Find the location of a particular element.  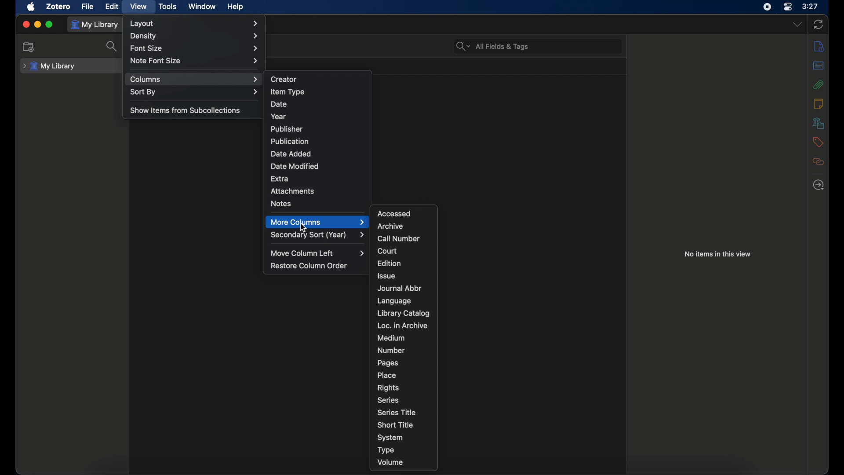

notes is located at coordinates (281, 203).